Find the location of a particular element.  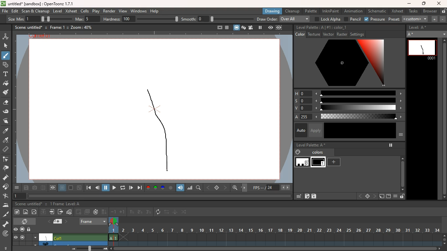

camera is located at coordinates (35, 188).